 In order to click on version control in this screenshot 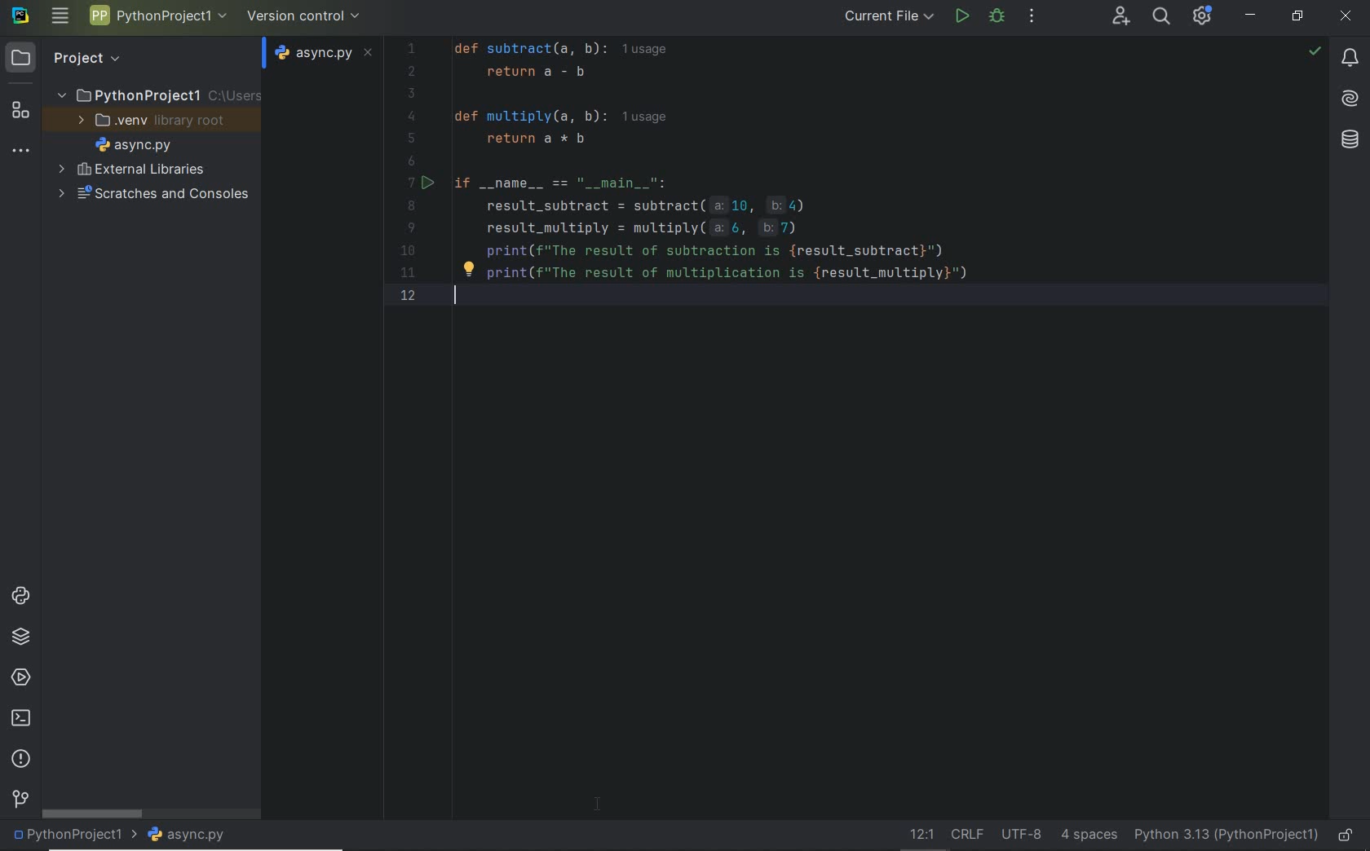, I will do `click(304, 16)`.